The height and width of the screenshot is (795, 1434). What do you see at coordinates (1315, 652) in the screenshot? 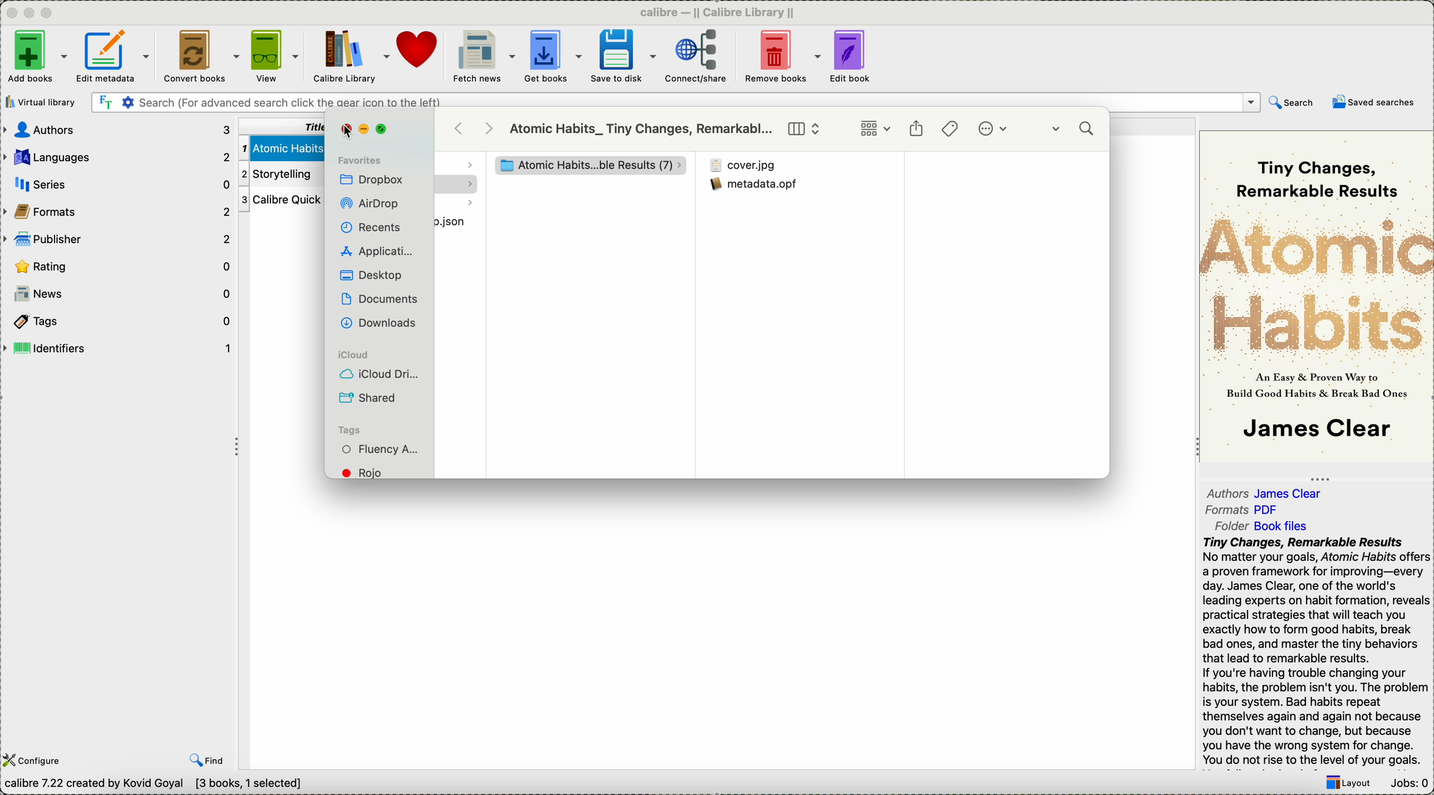
I see `summary` at bounding box center [1315, 652].